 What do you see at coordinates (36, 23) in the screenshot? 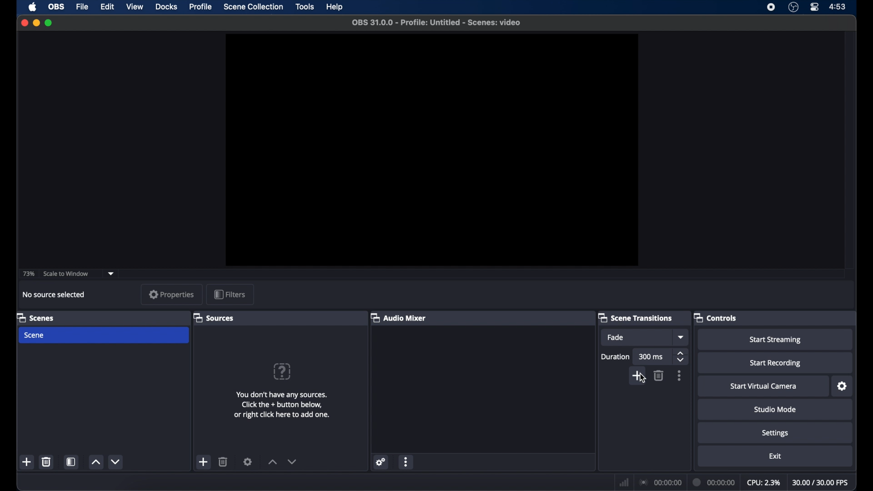
I see `minimize` at bounding box center [36, 23].